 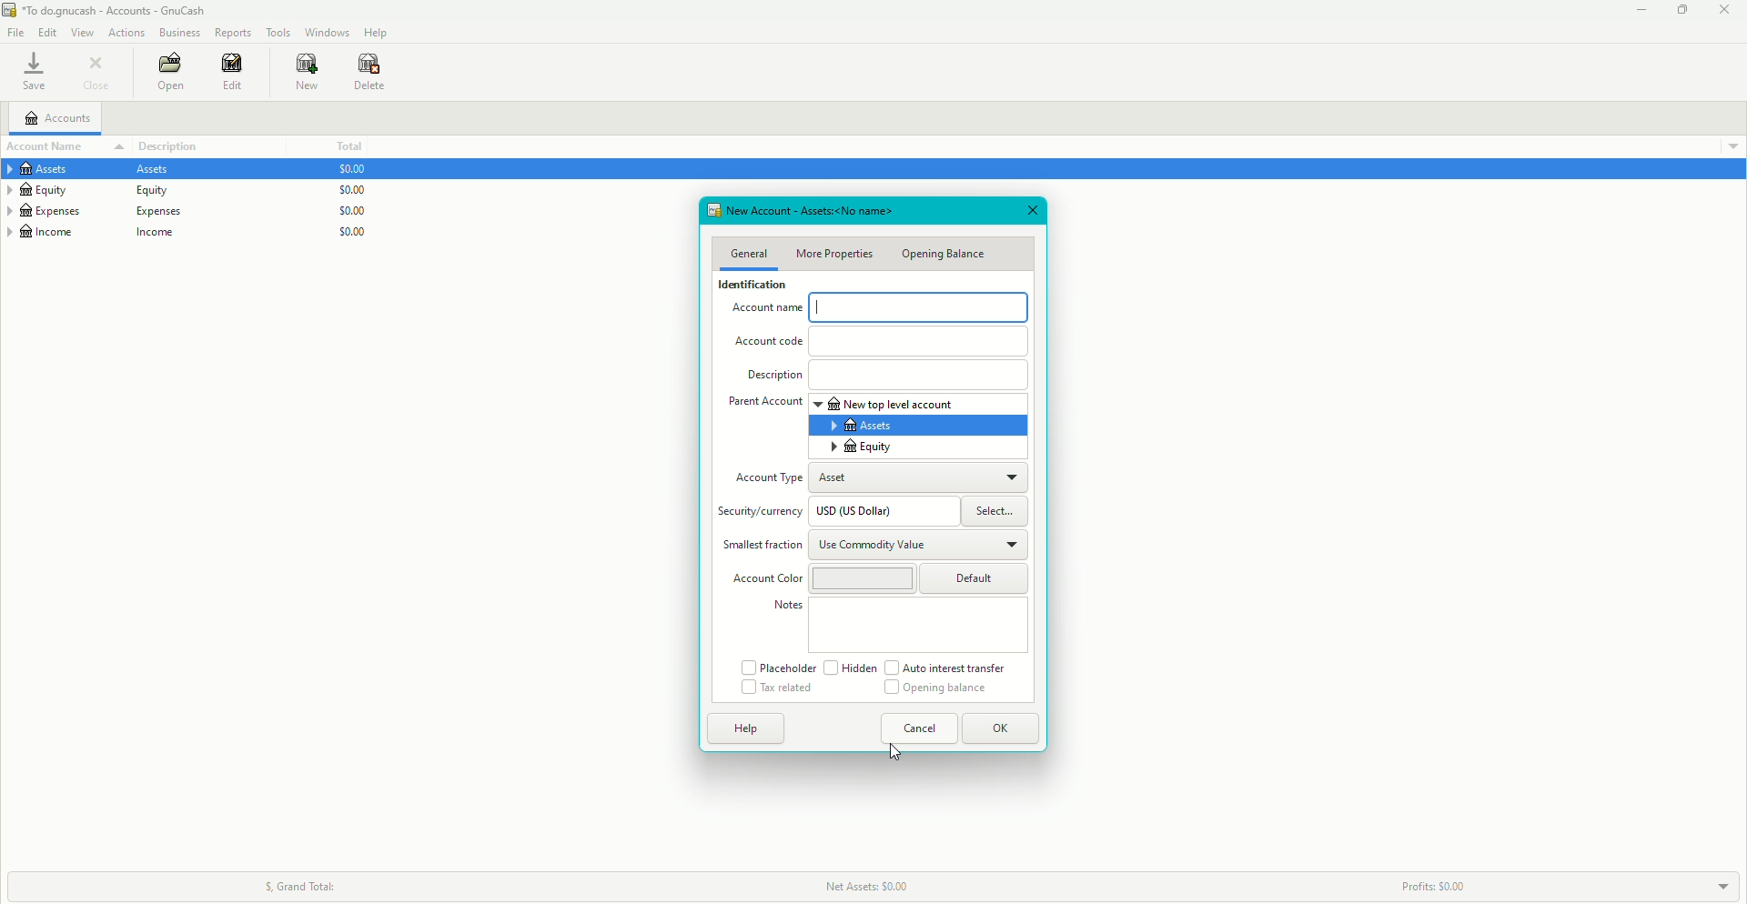 What do you see at coordinates (873, 547) in the screenshot?
I see `Use Commodity value` at bounding box center [873, 547].